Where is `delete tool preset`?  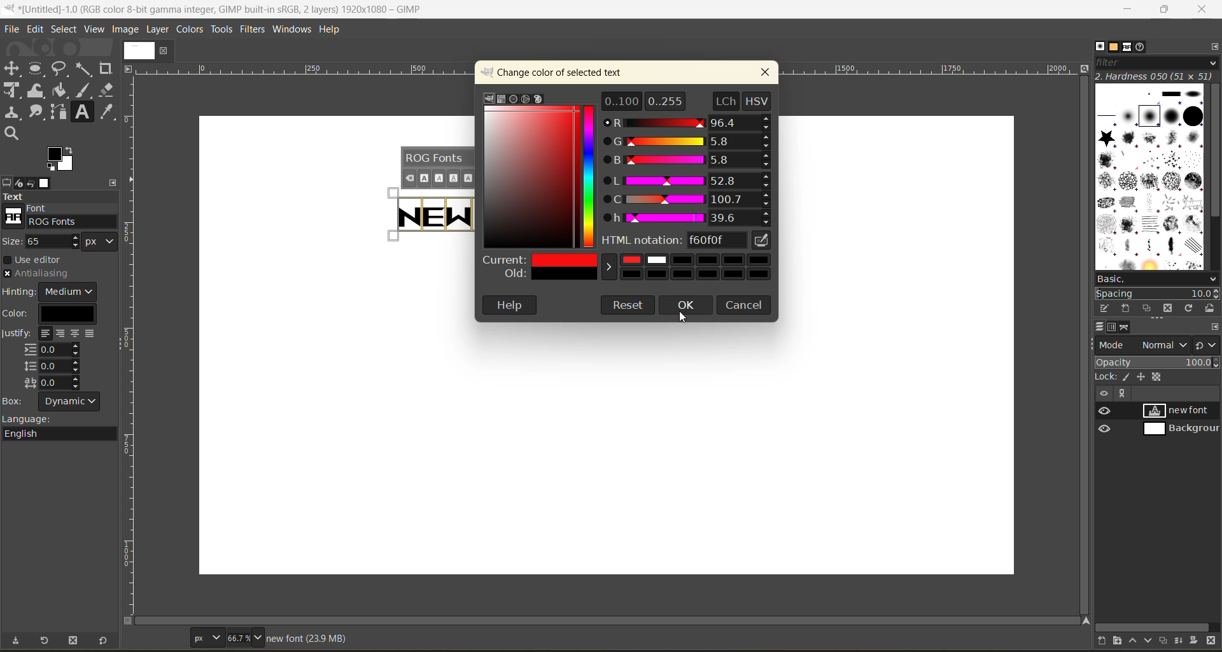 delete tool preset is located at coordinates (74, 639).